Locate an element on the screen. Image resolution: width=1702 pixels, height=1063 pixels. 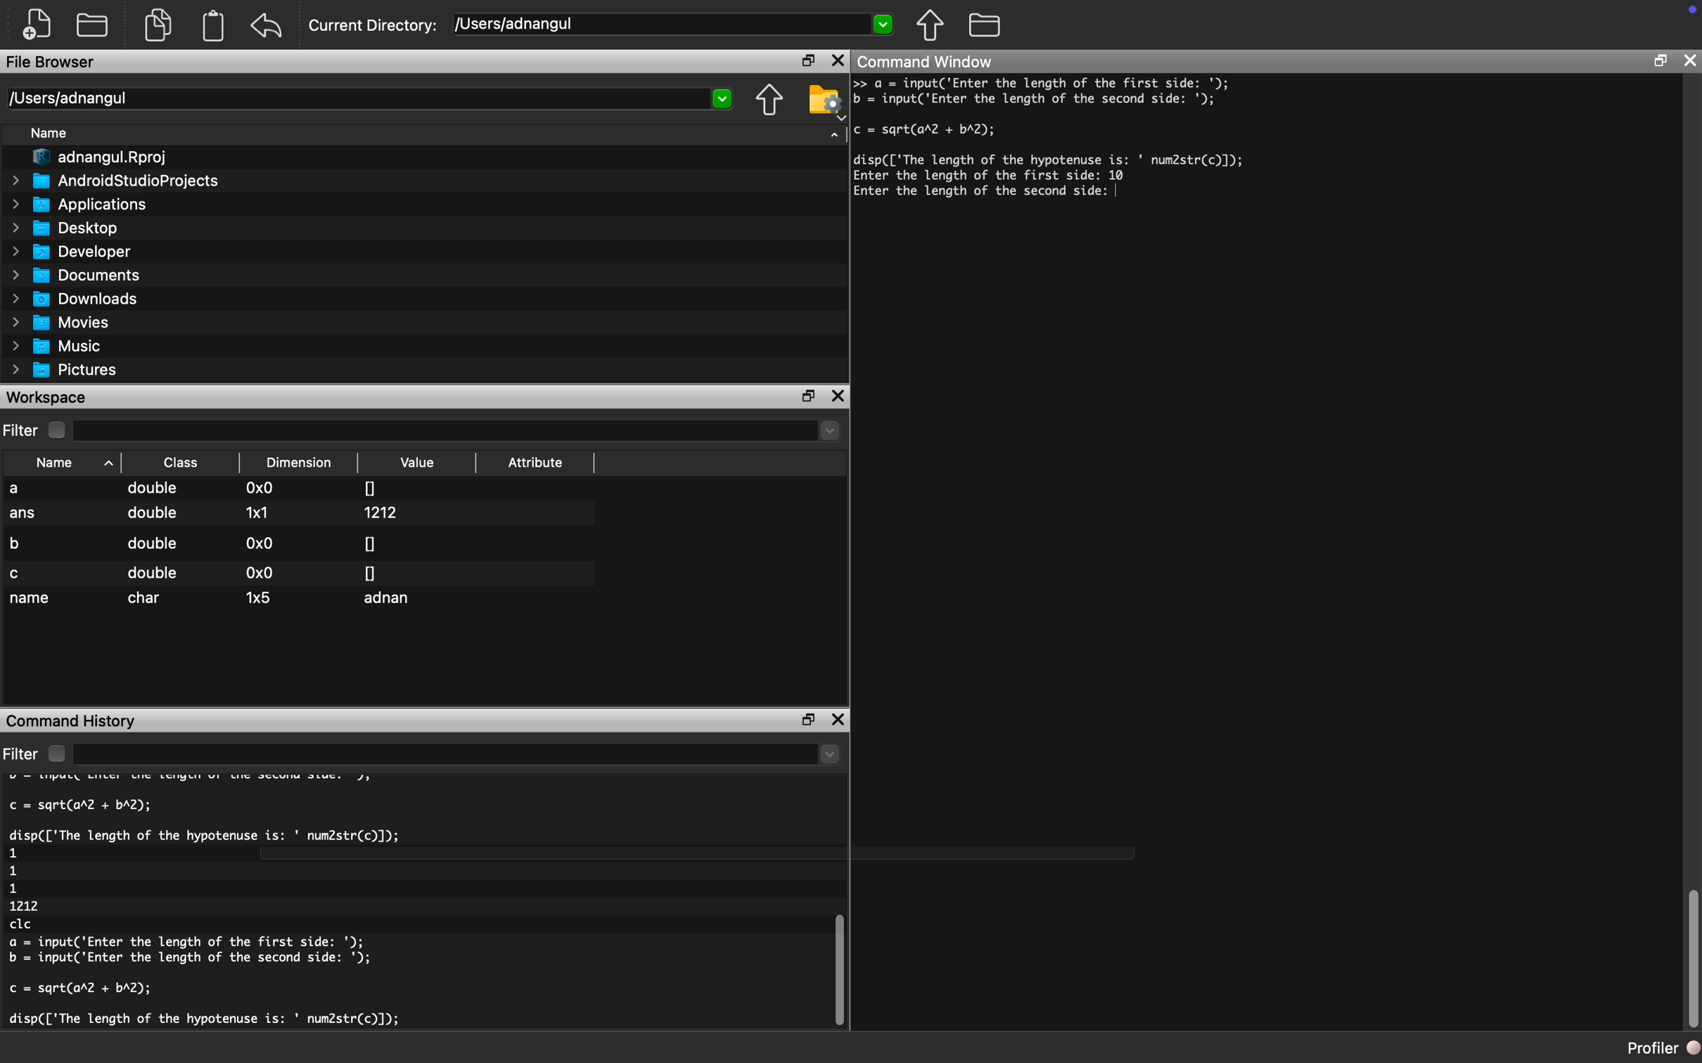
restore down is located at coordinates (804, 719).